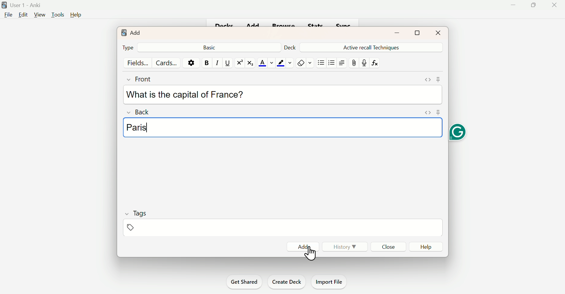 This screenshot has width=565, height=294. What do you see at coordinates (341, 62) in the screenshot?
I see `Text Alignment` at bounding box center [341, 62].